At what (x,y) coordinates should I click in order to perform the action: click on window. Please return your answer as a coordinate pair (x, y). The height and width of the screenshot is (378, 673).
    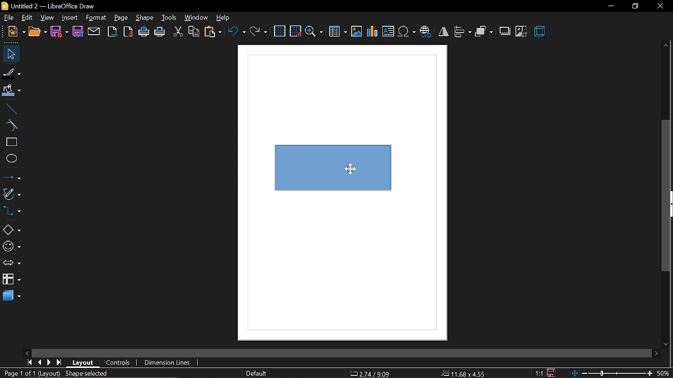
    Looking at the image, I should click on (197, 17).